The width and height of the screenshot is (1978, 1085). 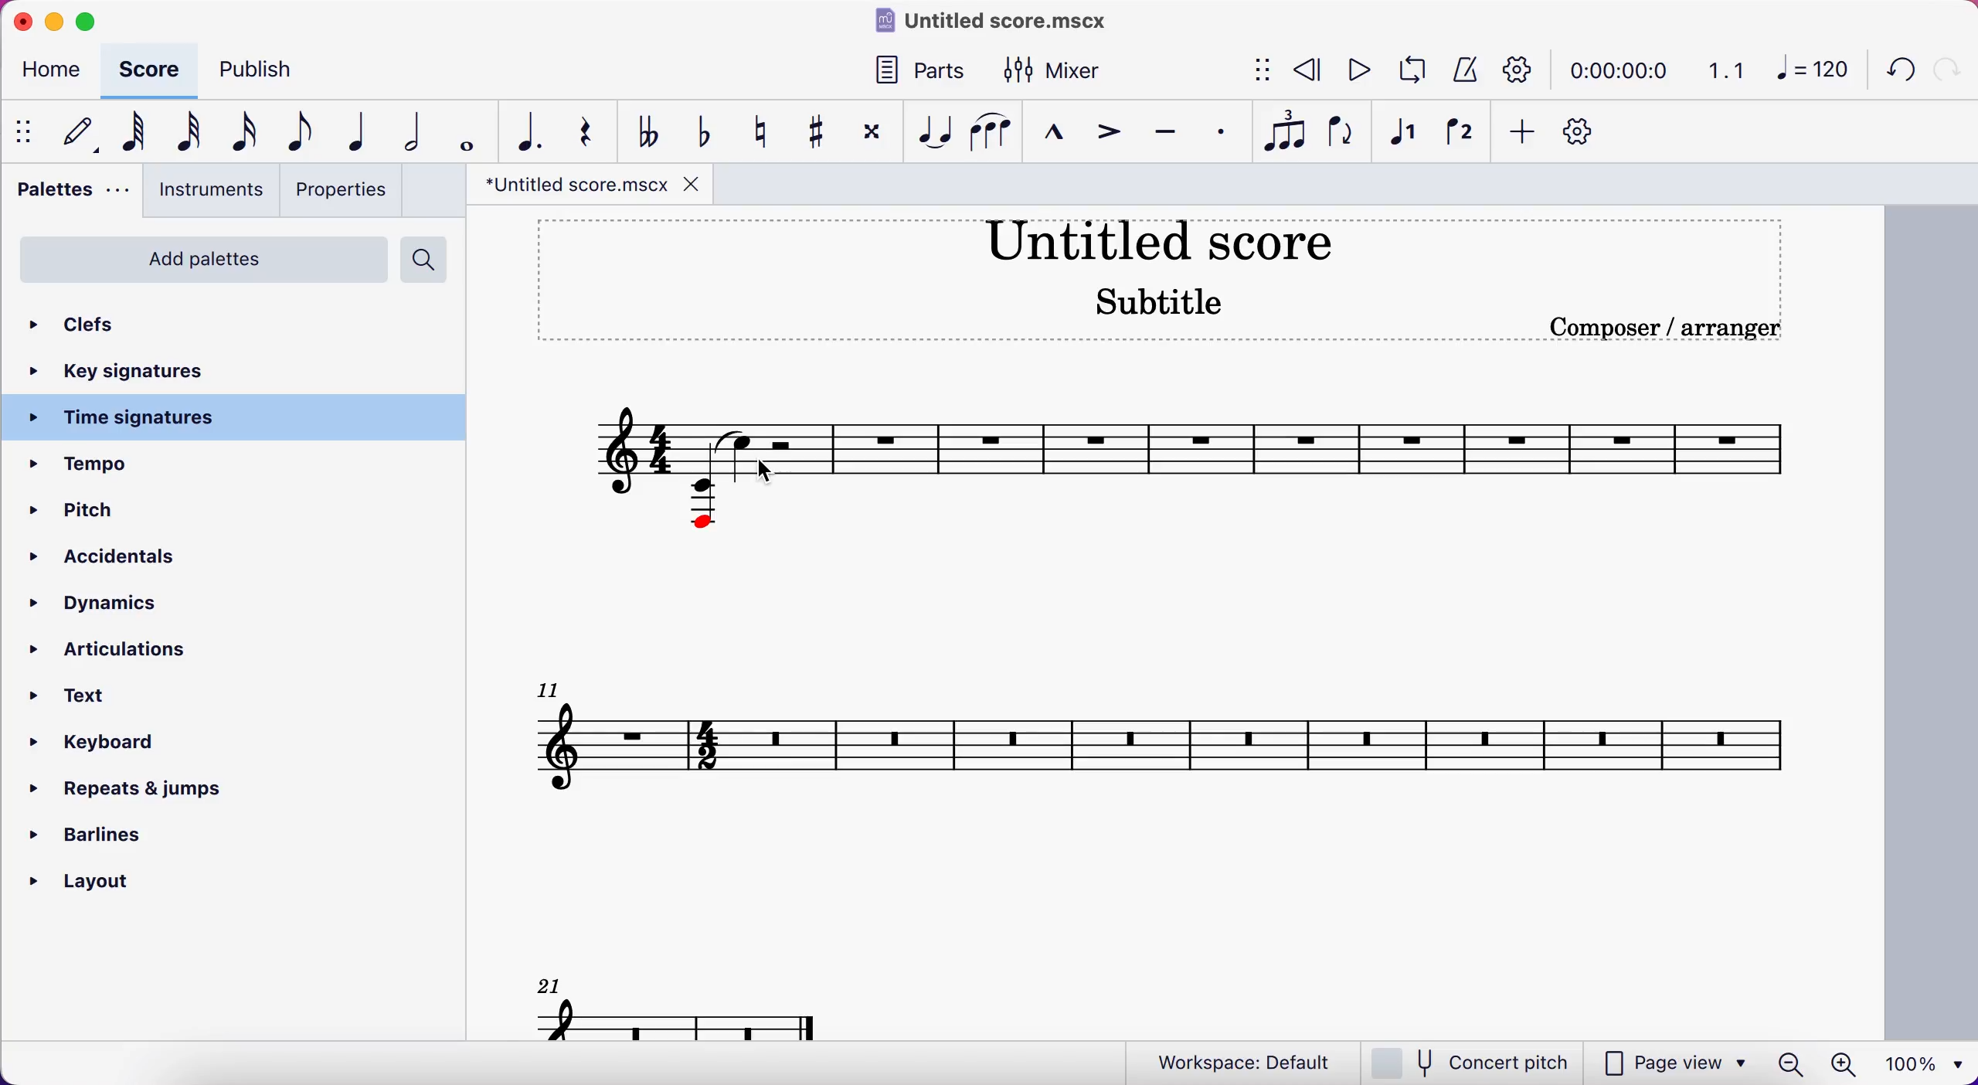 What do you see at coordinates (1810, 74) in the screenshot?
I see `120` at bounding box center [1810, 74].